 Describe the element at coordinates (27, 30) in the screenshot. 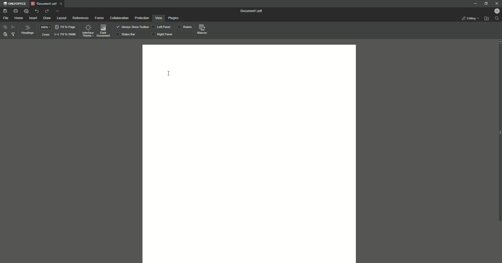

I see `Headings` at that location.